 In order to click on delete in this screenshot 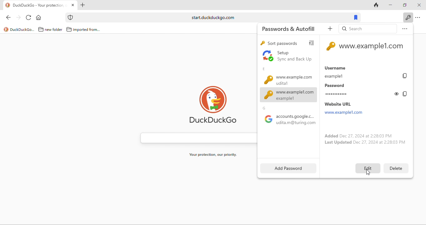, I will do `click(395, 168)`.